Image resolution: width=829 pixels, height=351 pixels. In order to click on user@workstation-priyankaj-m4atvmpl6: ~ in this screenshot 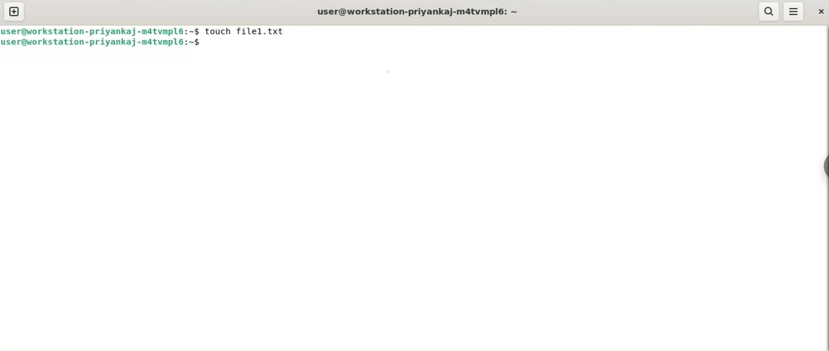, I will do `click(421, 12)`.